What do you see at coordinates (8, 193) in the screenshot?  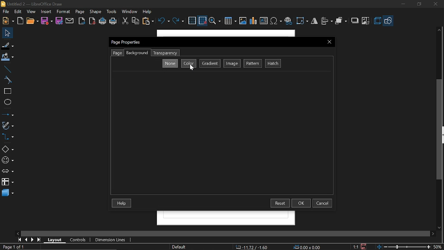 I see `3d shapes` at bounding box center [8, 193].